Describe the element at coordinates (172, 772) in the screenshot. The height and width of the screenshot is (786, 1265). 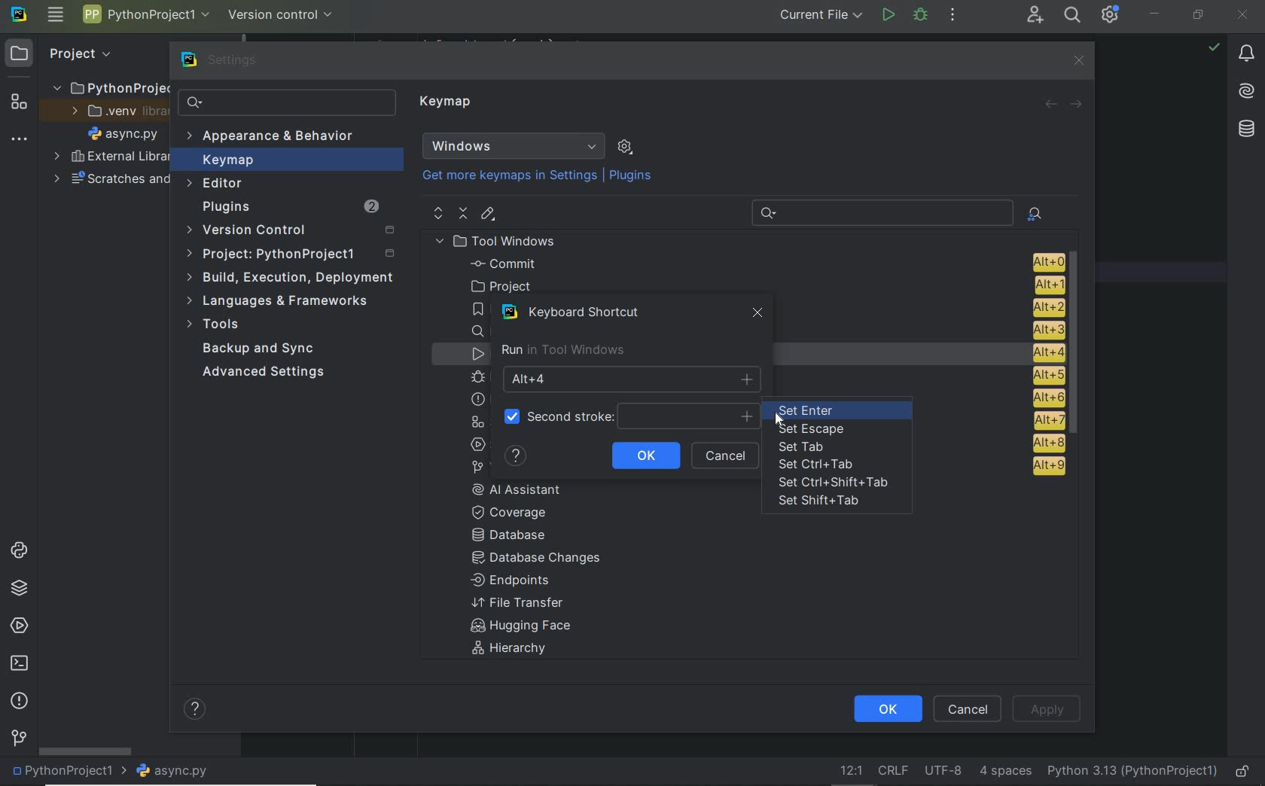
I see `file name` at that location.